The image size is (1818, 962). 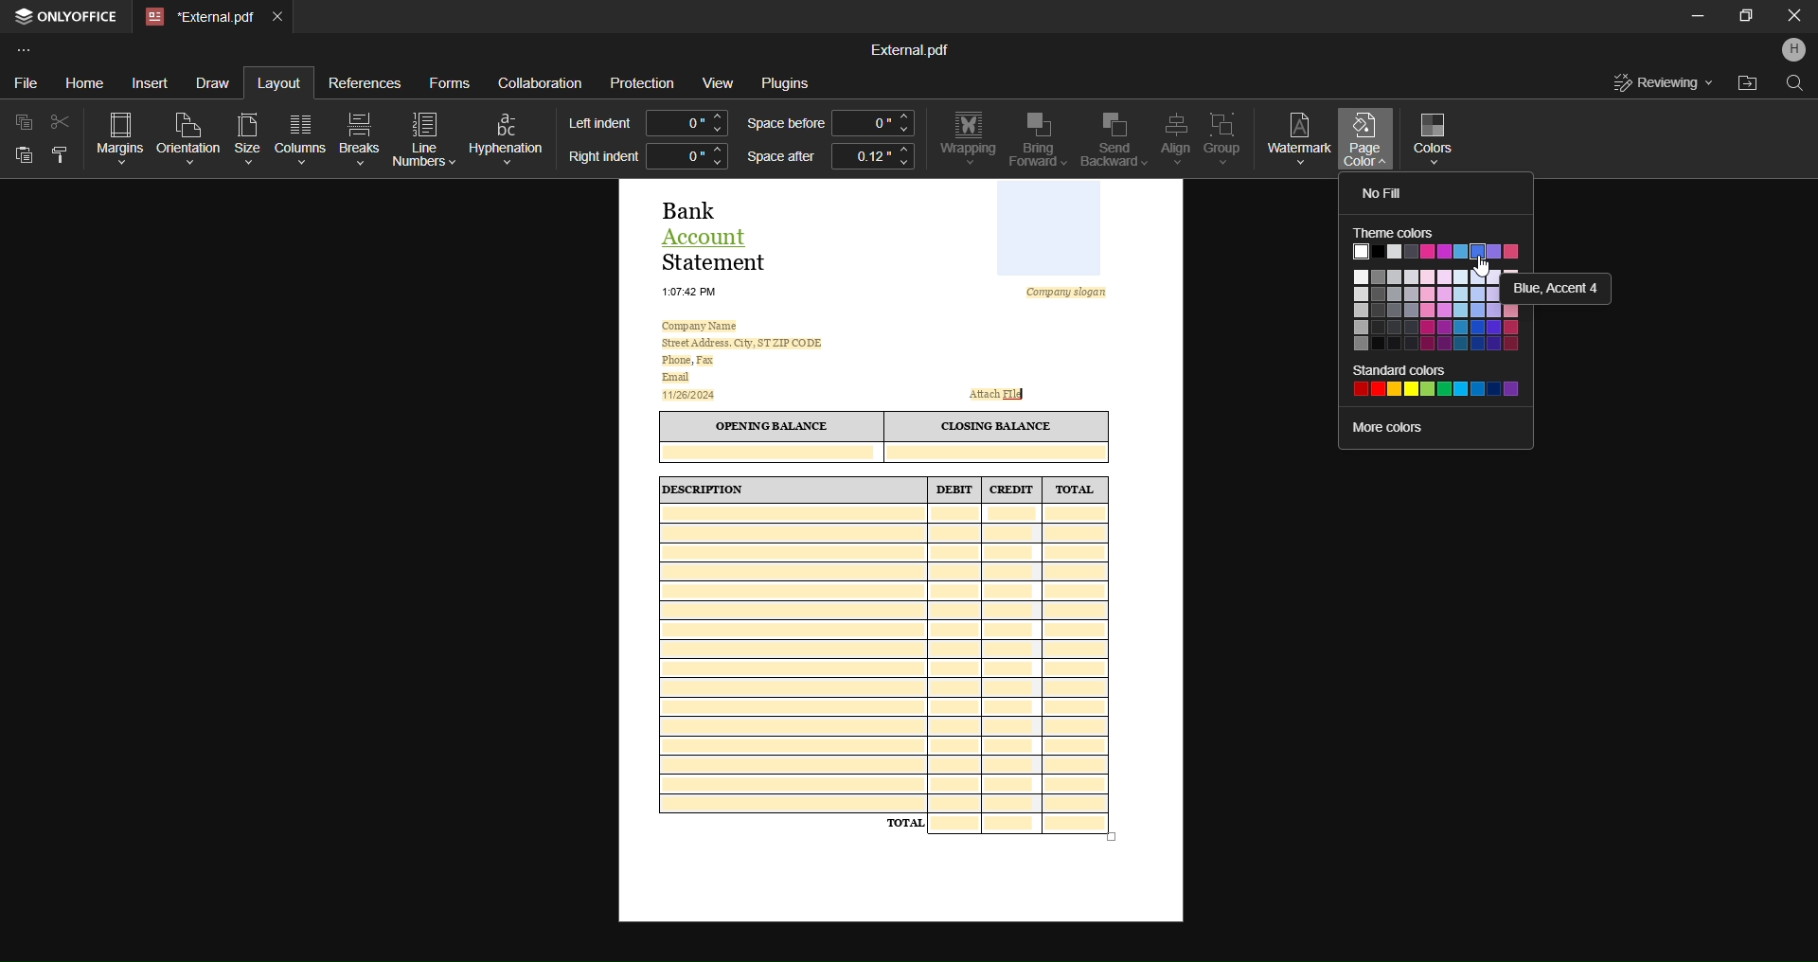 What do you see at coordinates (1386, 193) in the screenshot?
I see `No Fill` at bounding box center [1386, 193].